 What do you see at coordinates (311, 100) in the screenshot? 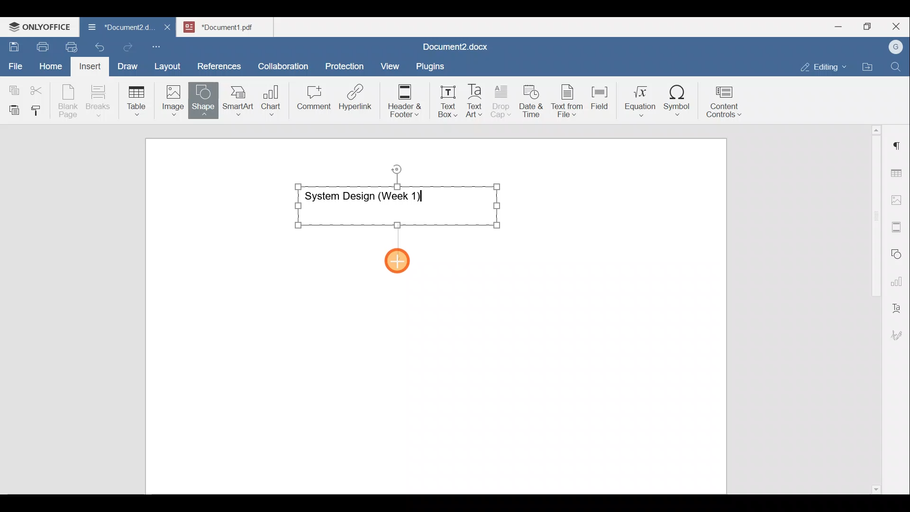
I see `Comment` at bounding box center [311, 100].